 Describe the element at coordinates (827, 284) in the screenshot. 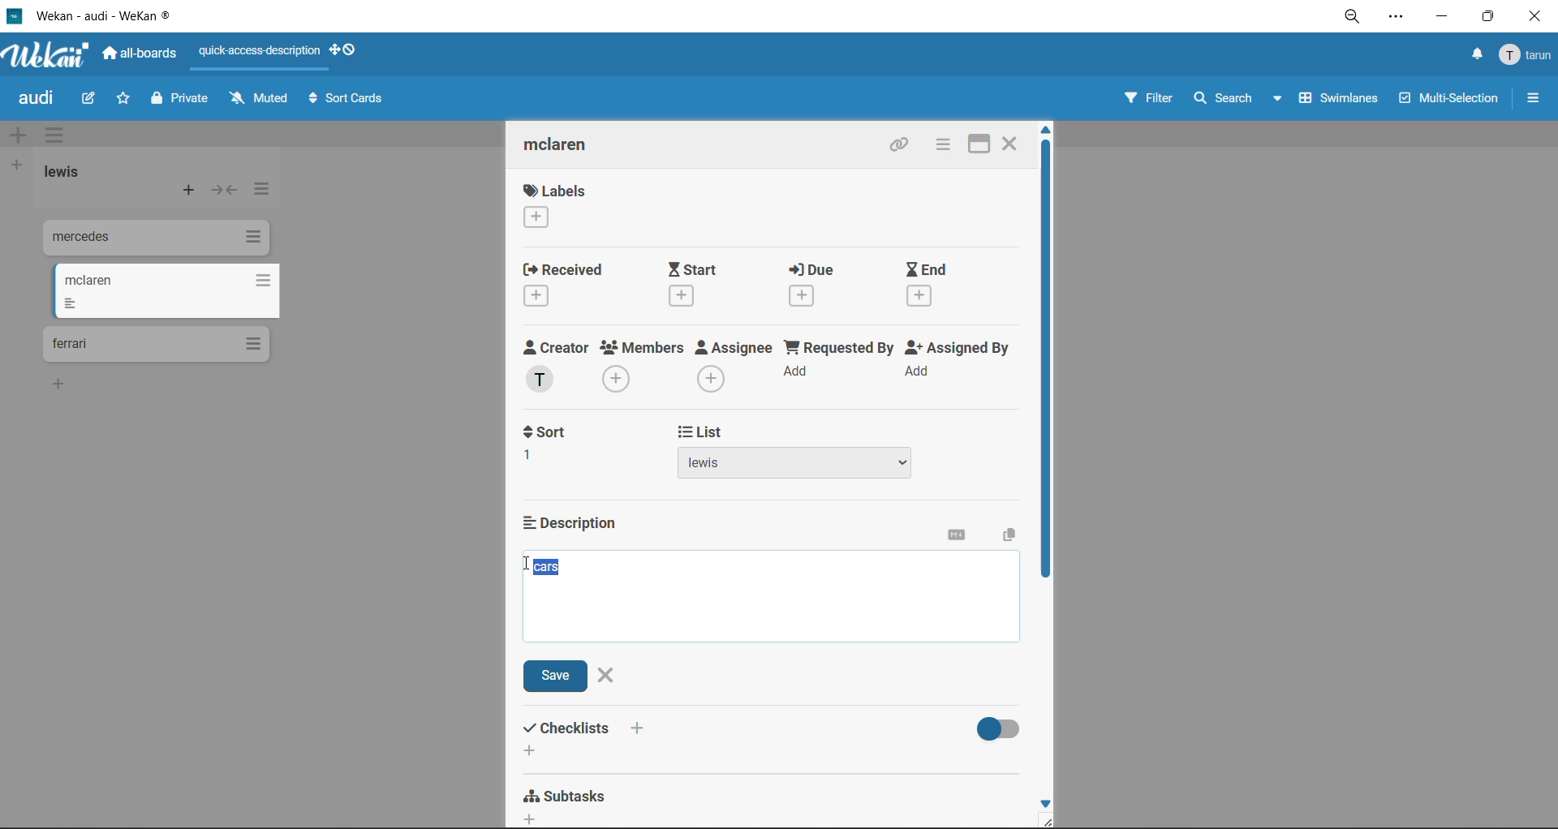

I see `due` at that location.